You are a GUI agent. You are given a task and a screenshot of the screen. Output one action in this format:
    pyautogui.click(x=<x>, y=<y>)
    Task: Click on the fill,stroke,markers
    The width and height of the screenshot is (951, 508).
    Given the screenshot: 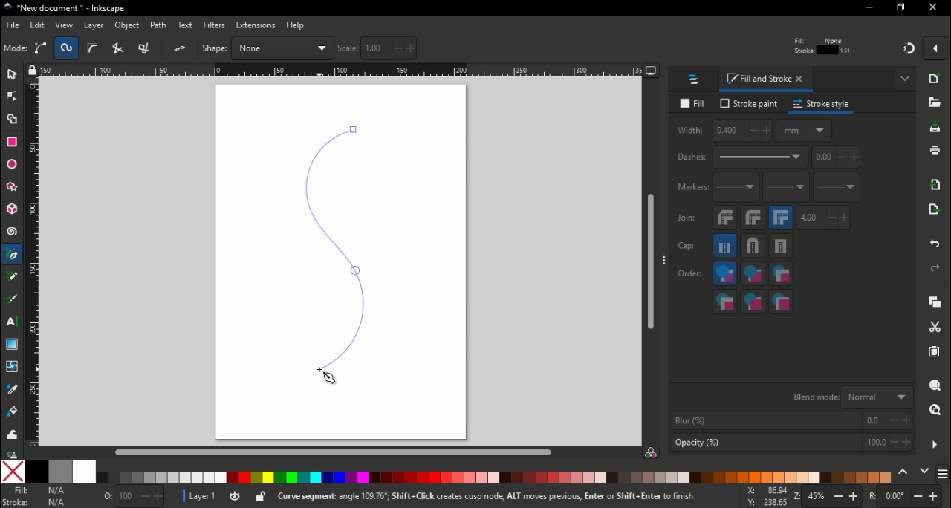 What is the action you would take?
    pyautogui.click(x=724, y=276)
    